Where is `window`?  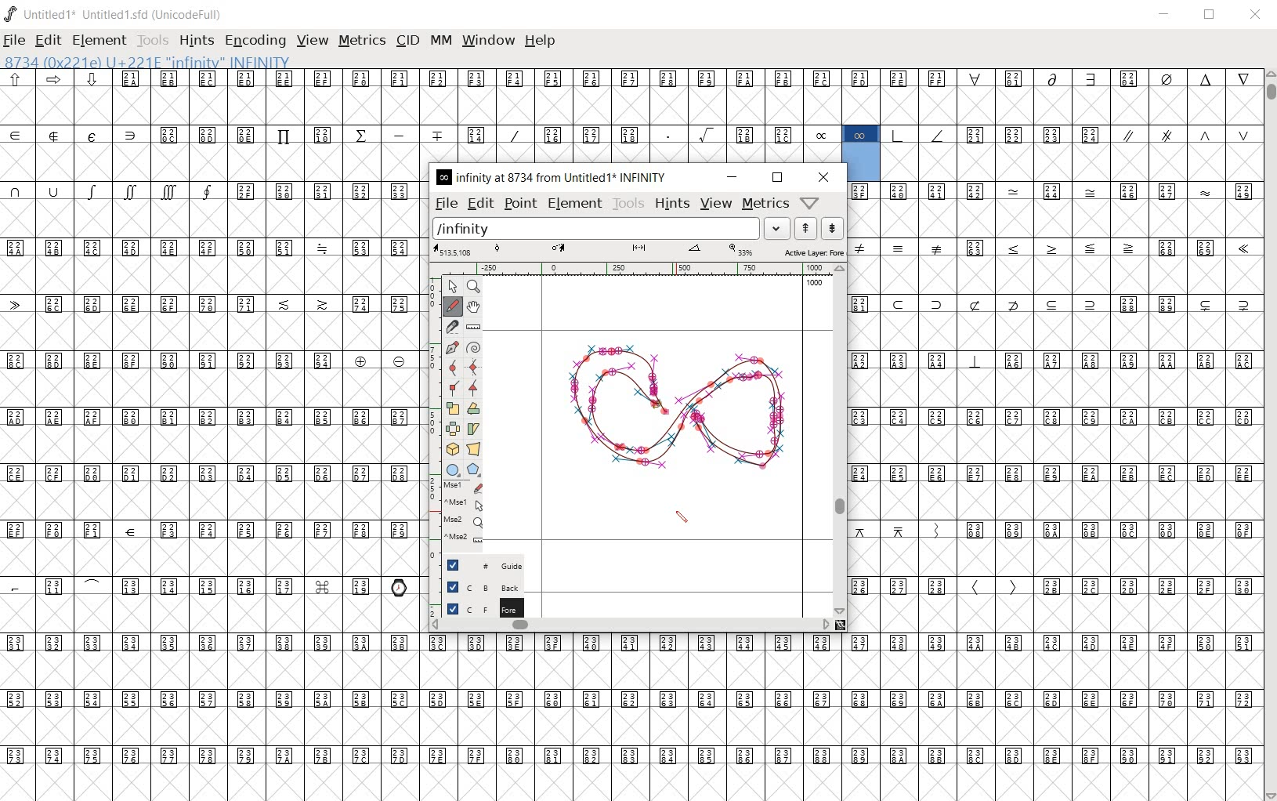
window is located at coordinates (488, 42).